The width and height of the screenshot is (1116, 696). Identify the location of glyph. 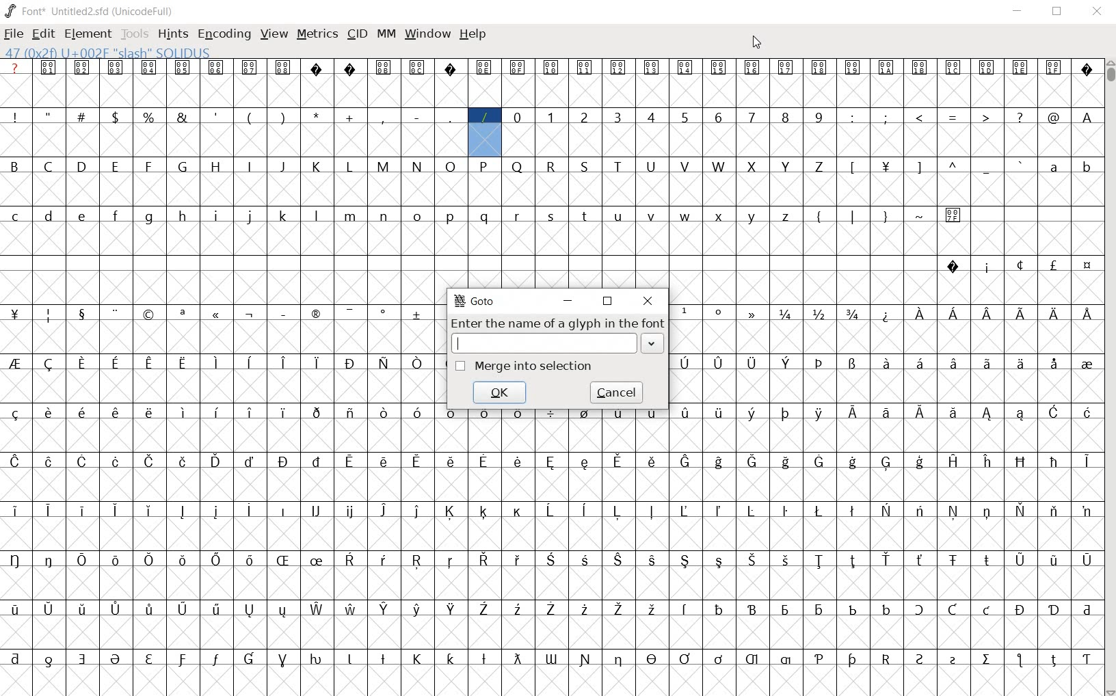
(351, 217).